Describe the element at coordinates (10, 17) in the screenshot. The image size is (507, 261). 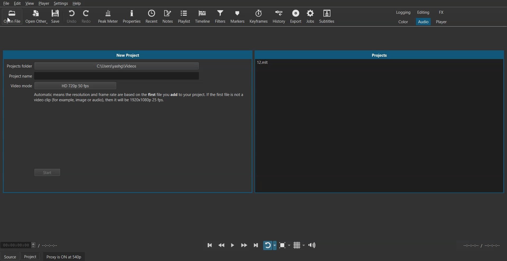
I see `Open File` at that location.